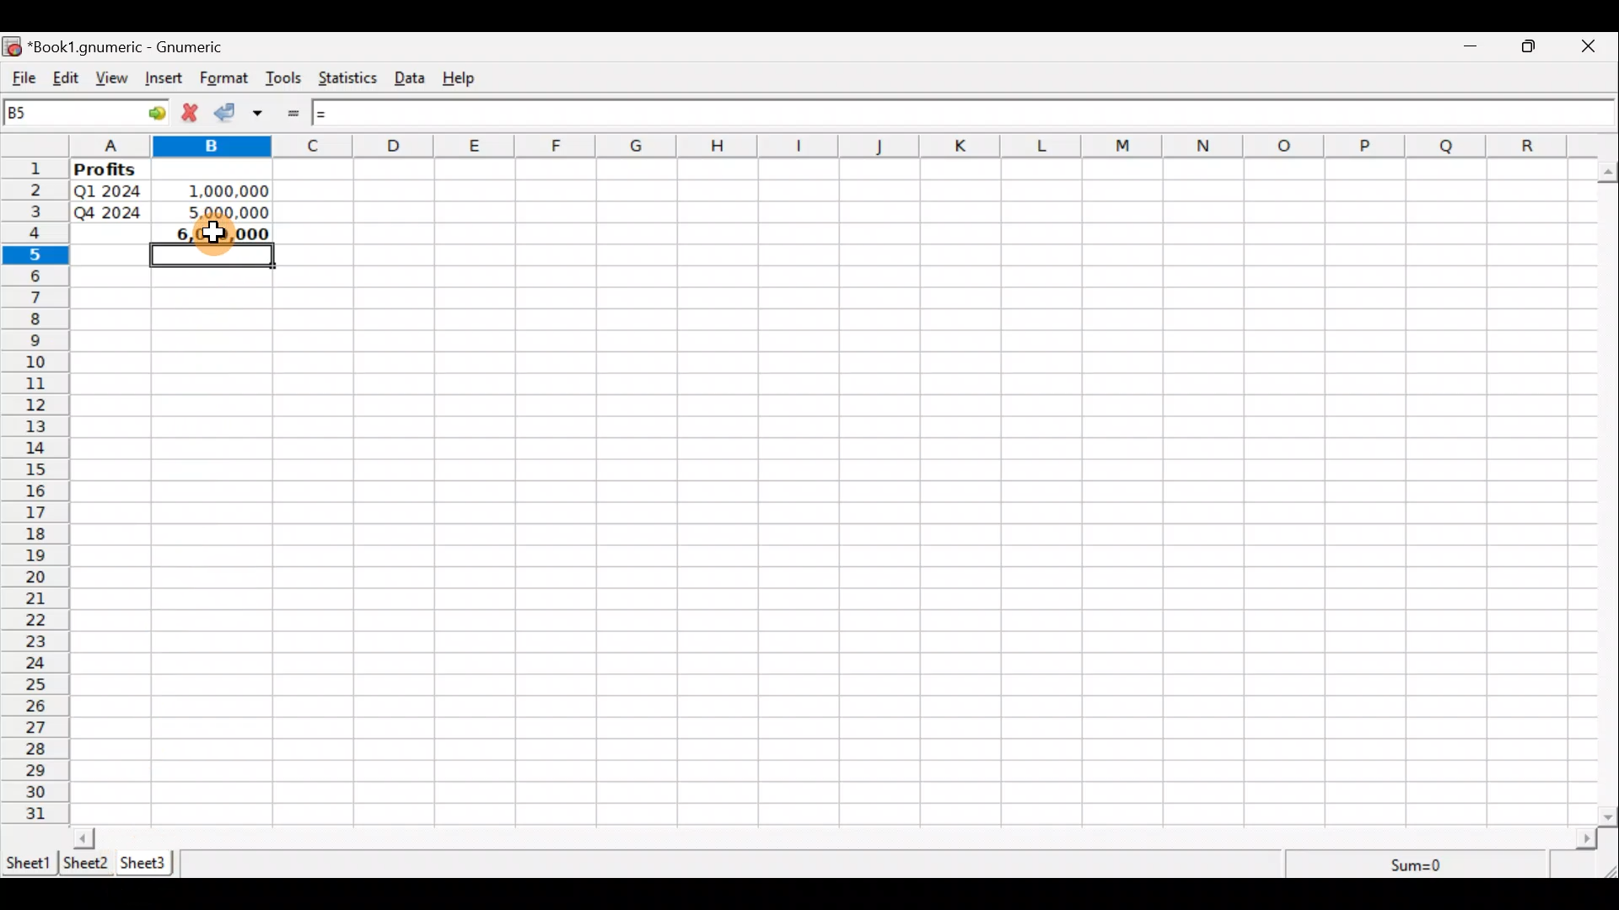  What do you see at coordinates (87, 112) in the screenshot?
I see `Cell name` at bounding box center [87, 112].